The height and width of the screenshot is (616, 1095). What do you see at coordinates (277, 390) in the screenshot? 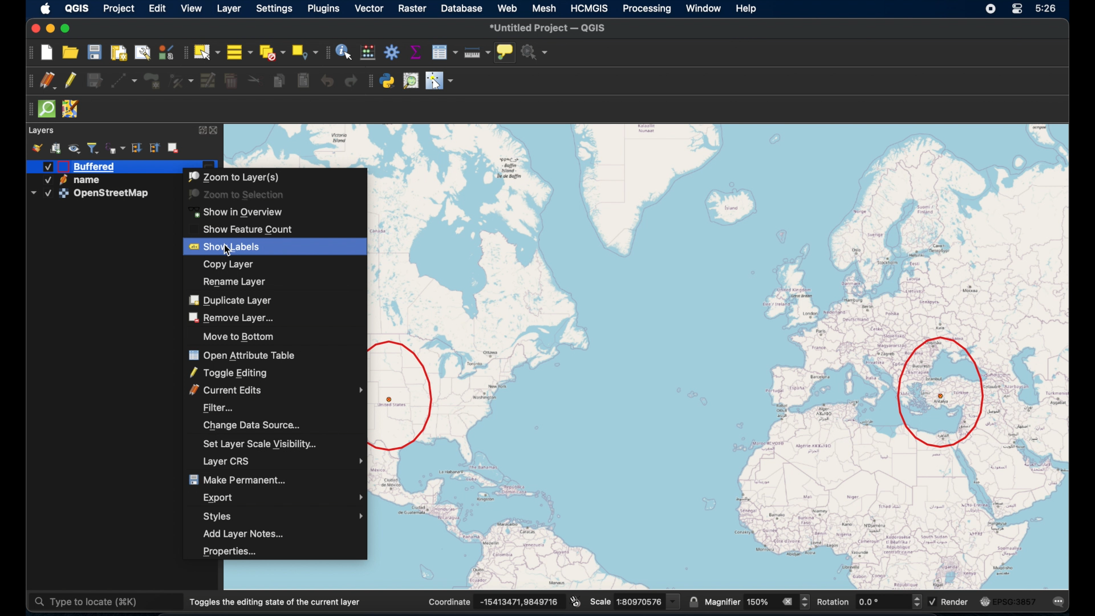
I see `current edits` at bounding box center [277, 390].